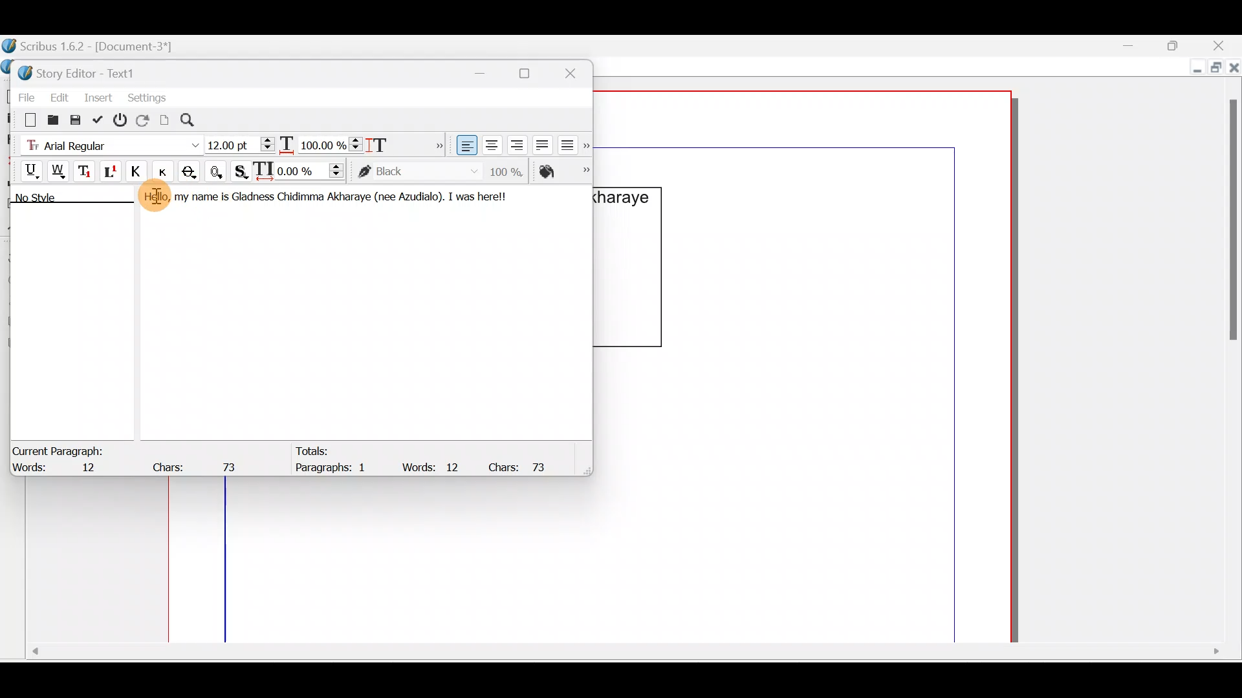 The width and height of the screenshot is (1242, 698). I want to click on Story Editor - Text1, so click(81, 72).